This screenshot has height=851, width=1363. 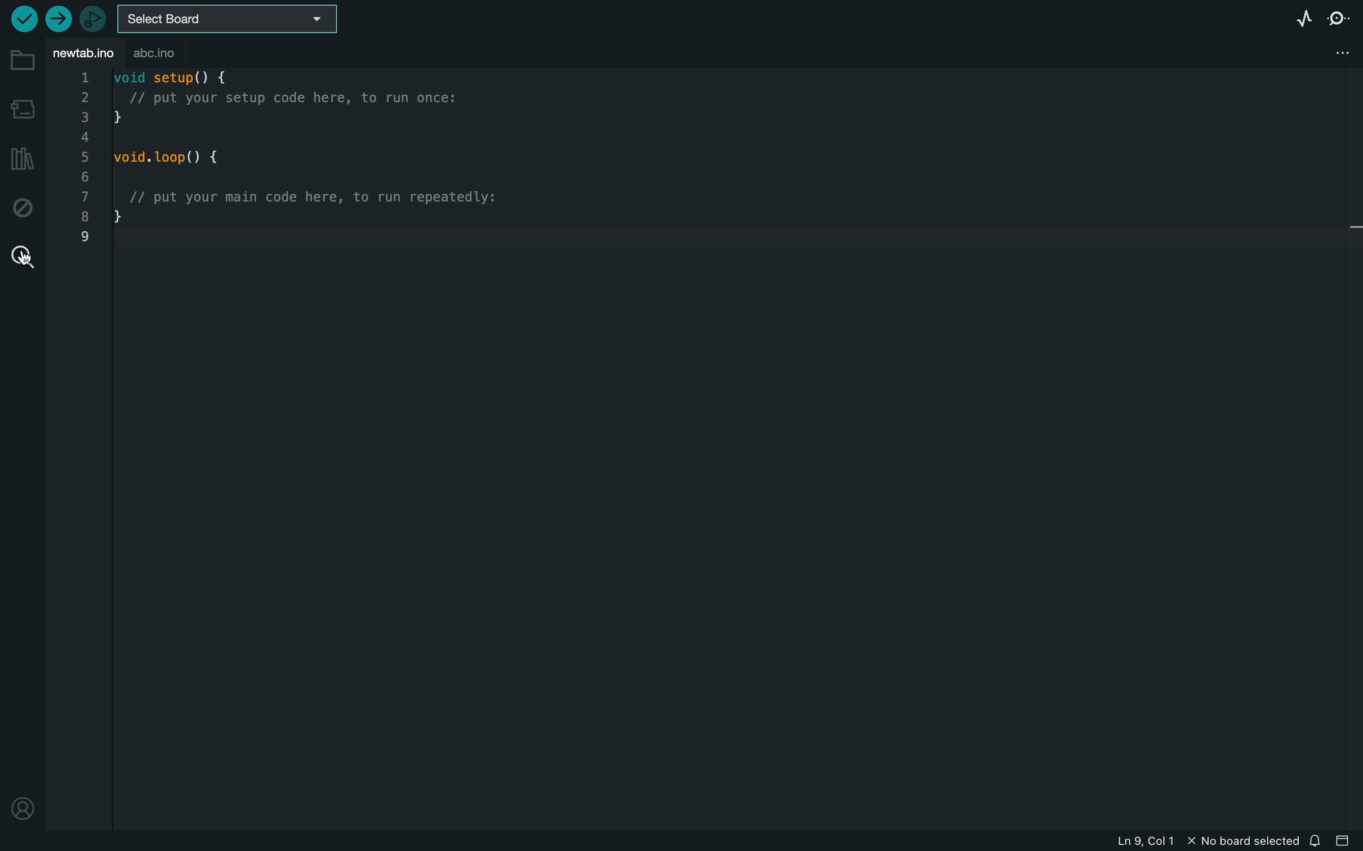 I want to click on library manager, so click(x=21, y=159).